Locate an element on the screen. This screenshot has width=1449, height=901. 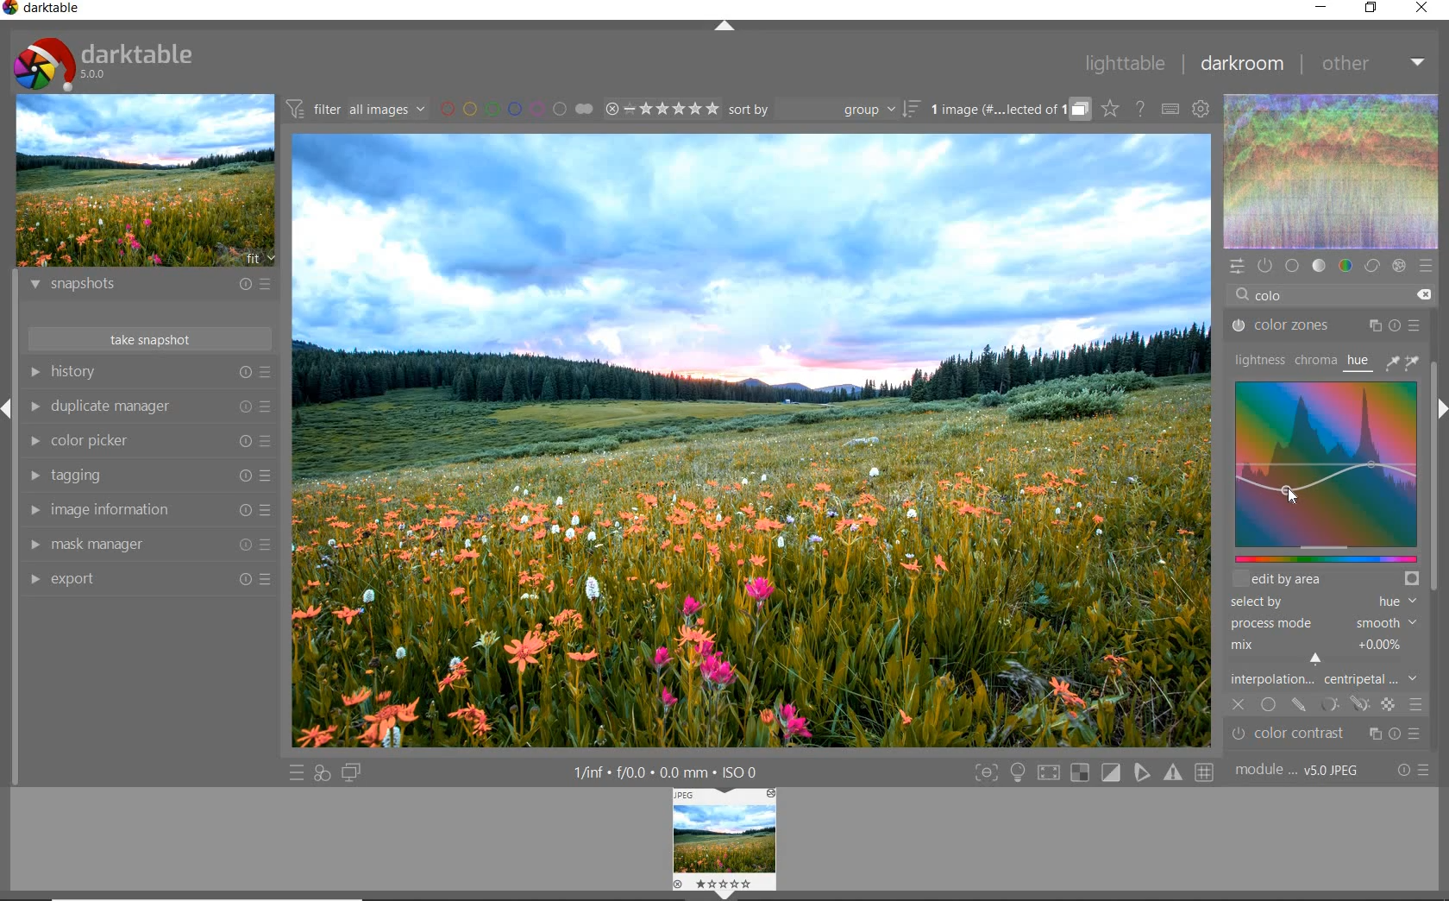
lighttable is located at coordinates (1125, 64).